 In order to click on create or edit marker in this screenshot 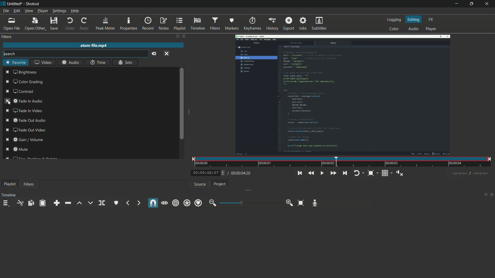, I will do `click(117, 203)`.